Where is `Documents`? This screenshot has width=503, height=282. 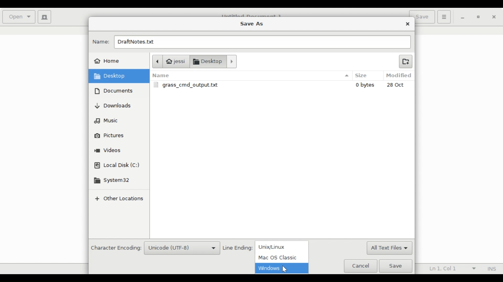
Documents is located at coordinates (115, 91).